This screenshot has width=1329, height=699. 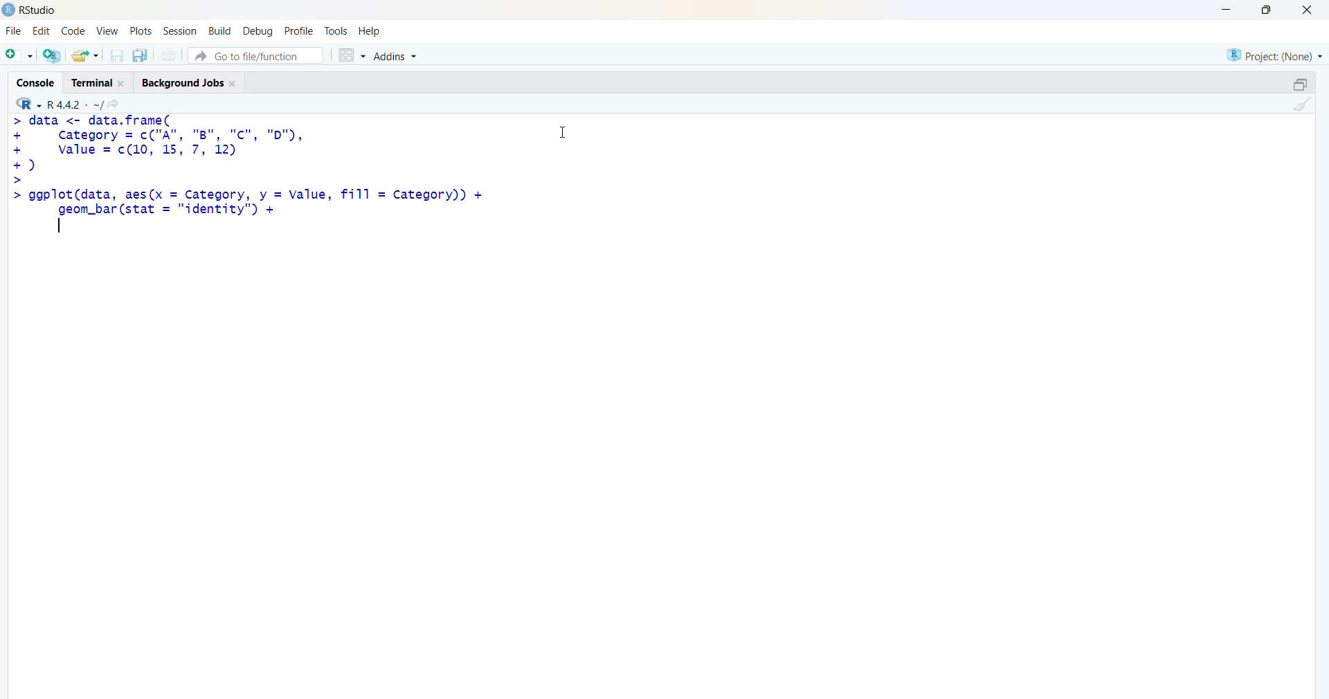 What do you see at coordinates (116, 55) in the screenshot?
I see `save current document` at bounding box center [116, 55].